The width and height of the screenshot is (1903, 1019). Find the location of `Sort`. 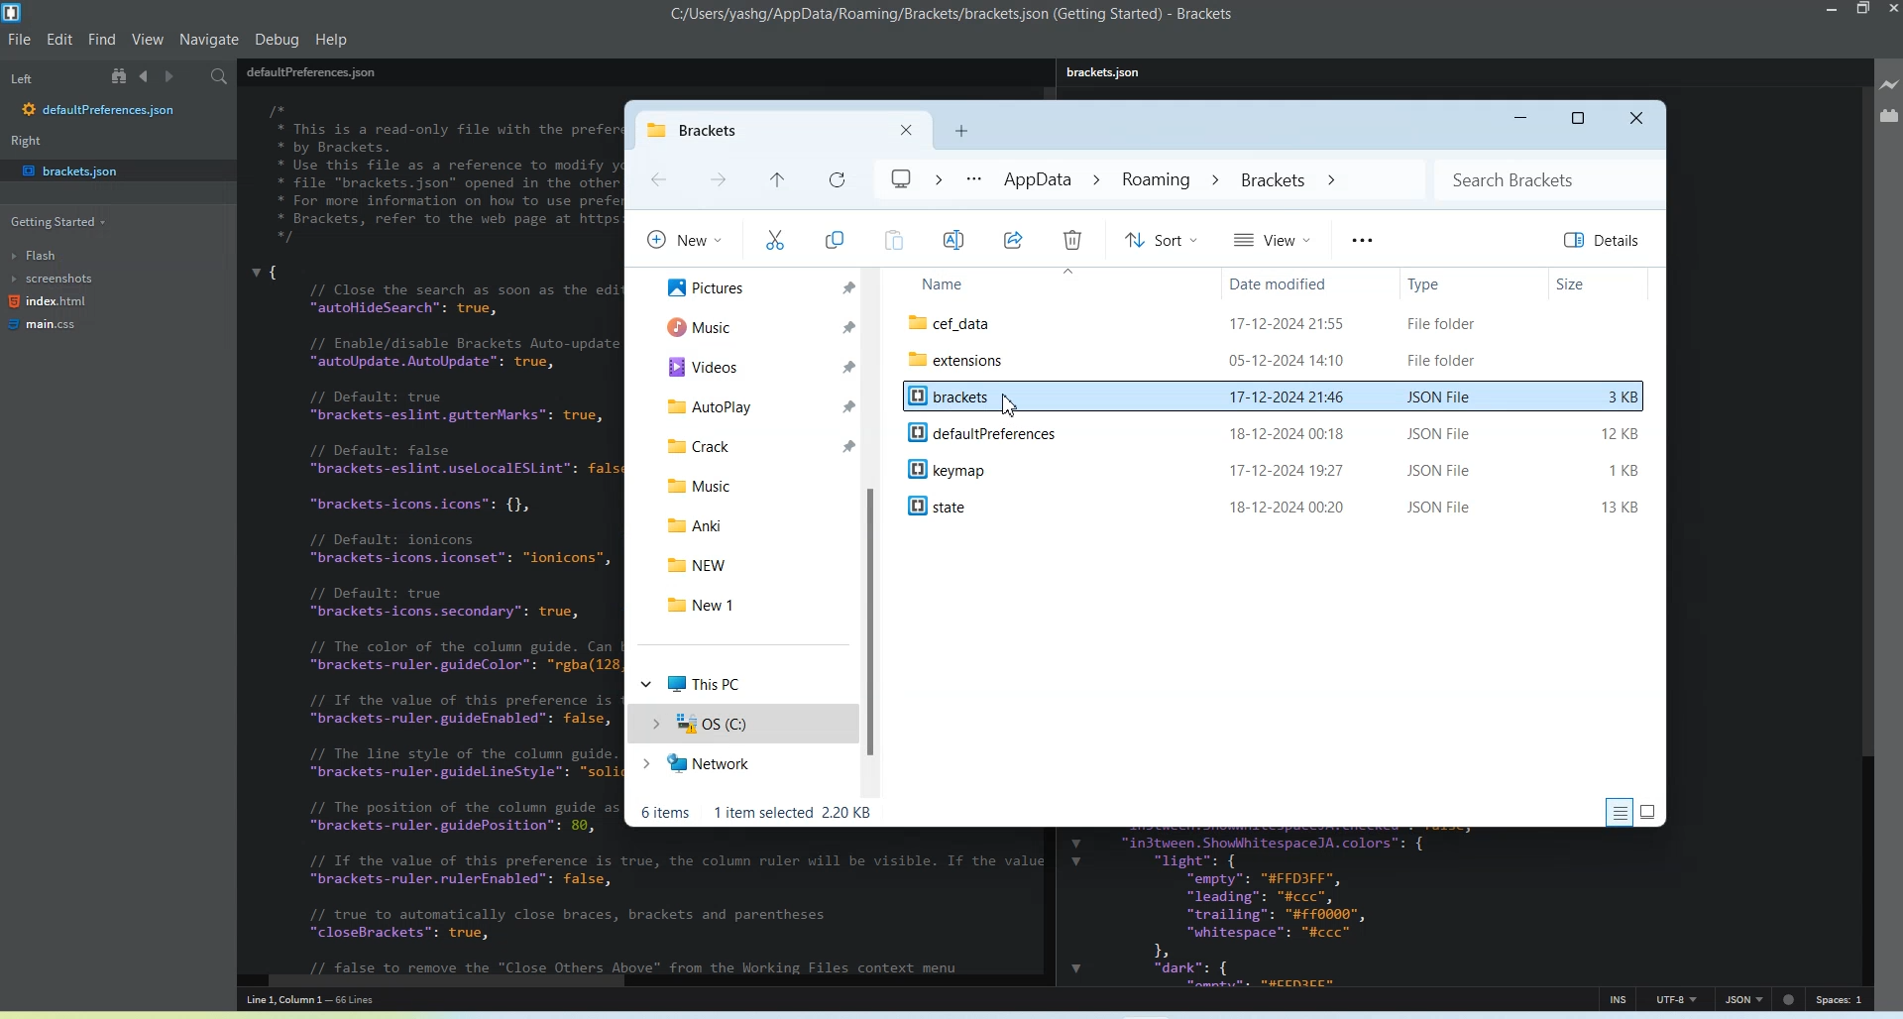

Sort is located at coordinates (1160, 239).